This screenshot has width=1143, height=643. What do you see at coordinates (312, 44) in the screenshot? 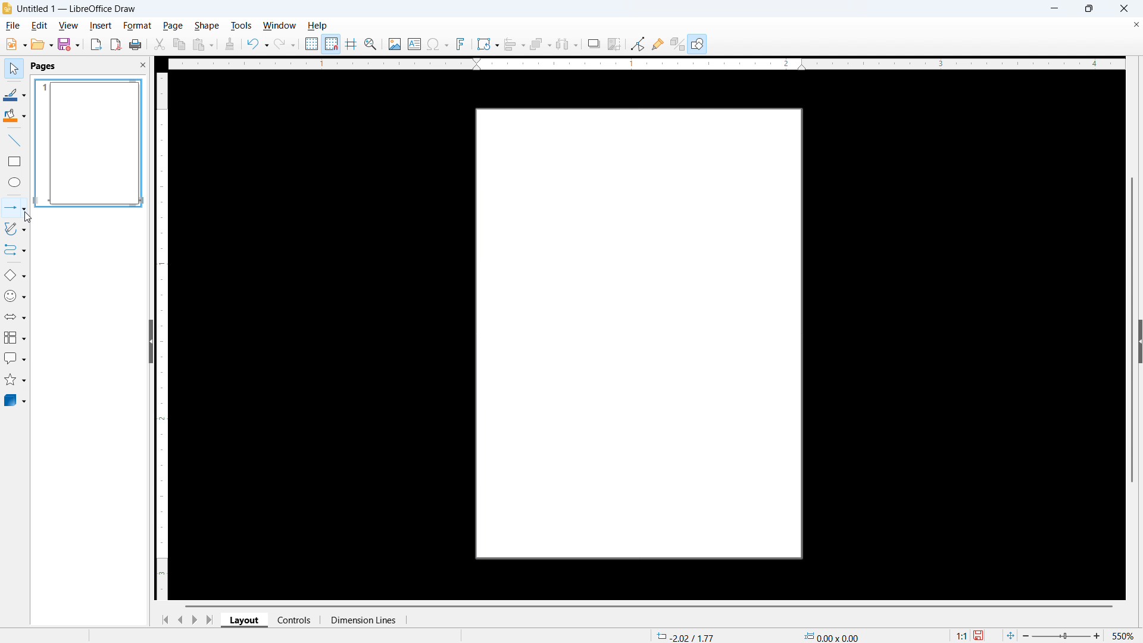
I see `Use grid ` at bounding box center [312, 44].